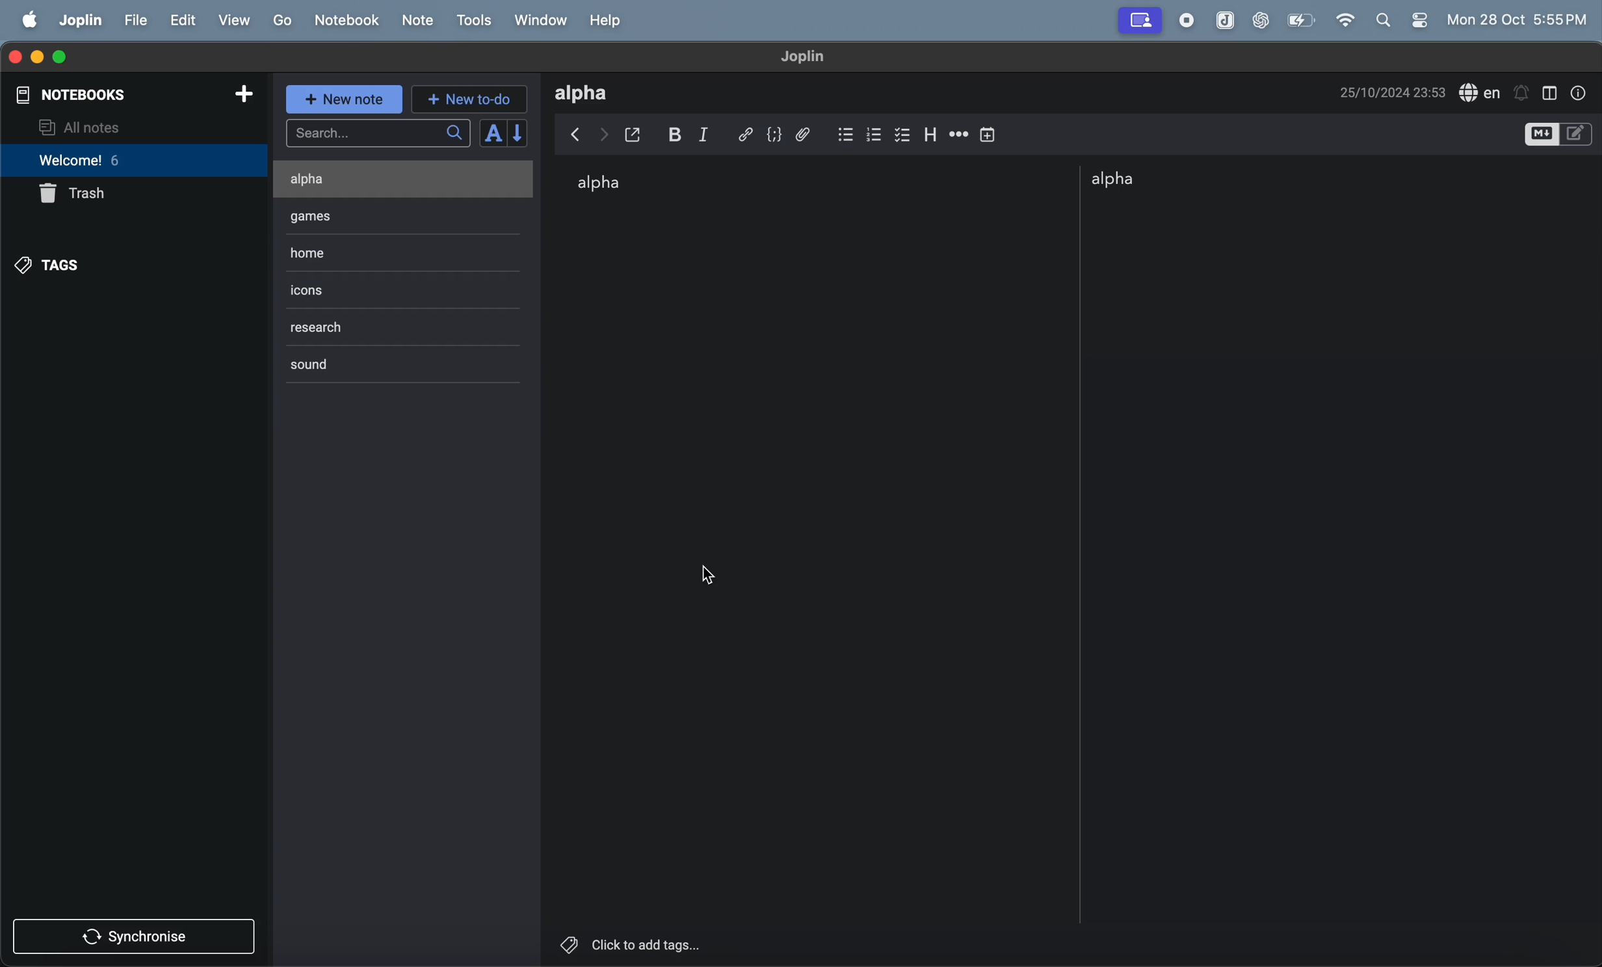 This screenshot has height=967, width=1602. I want to click on new to do, so click(467, 100).